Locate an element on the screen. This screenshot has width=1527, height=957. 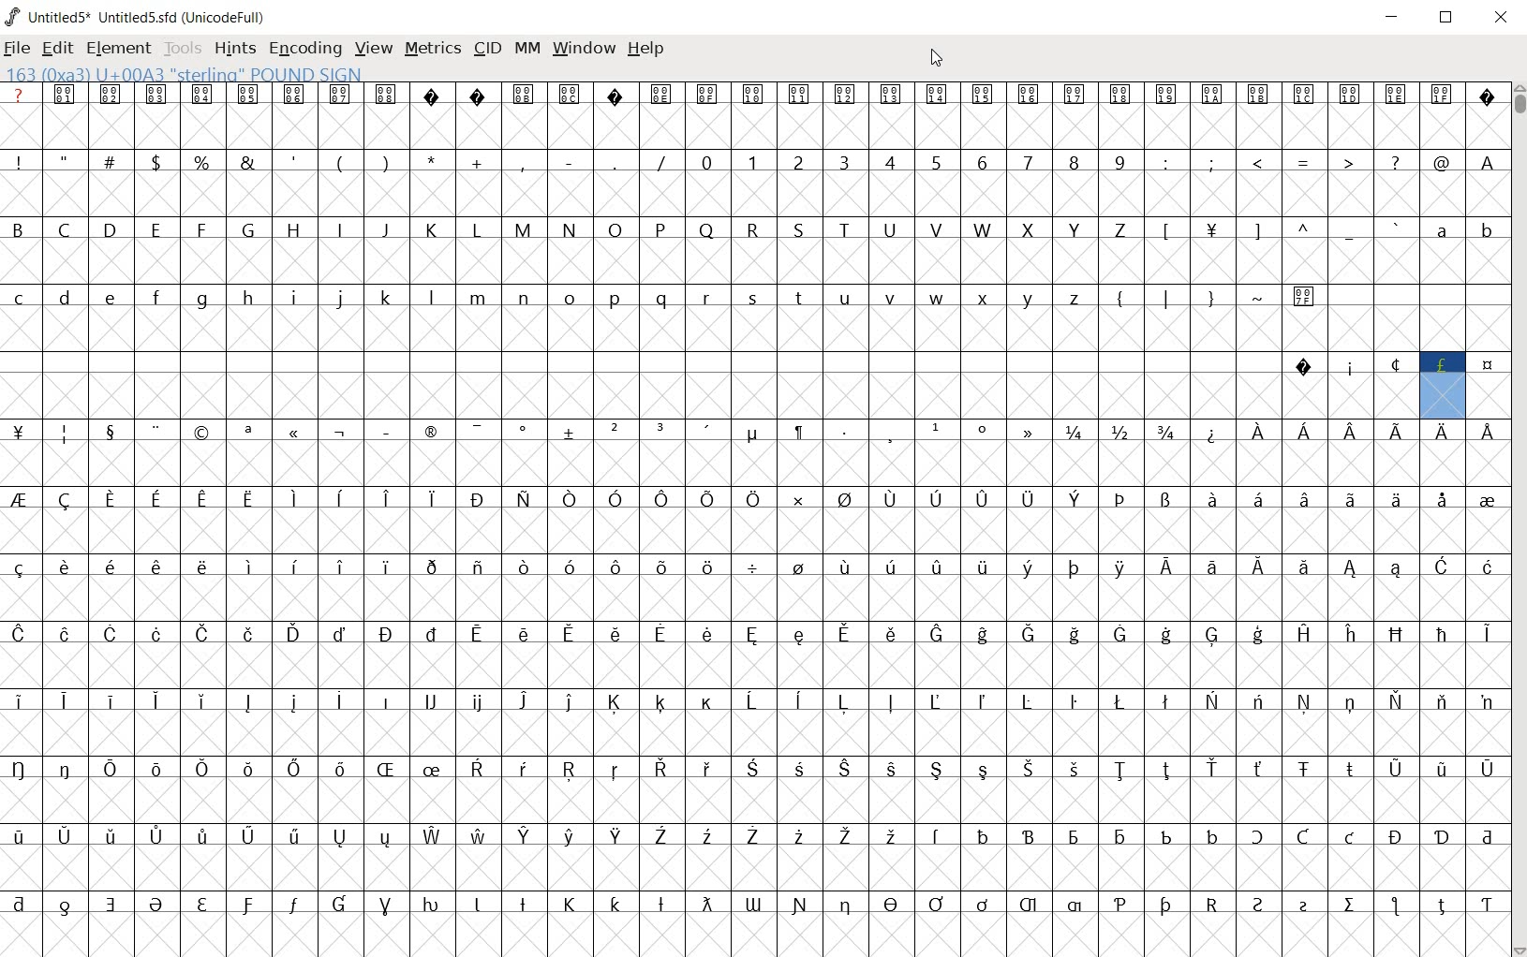
ENCODING is located at coordinates (304, 48).